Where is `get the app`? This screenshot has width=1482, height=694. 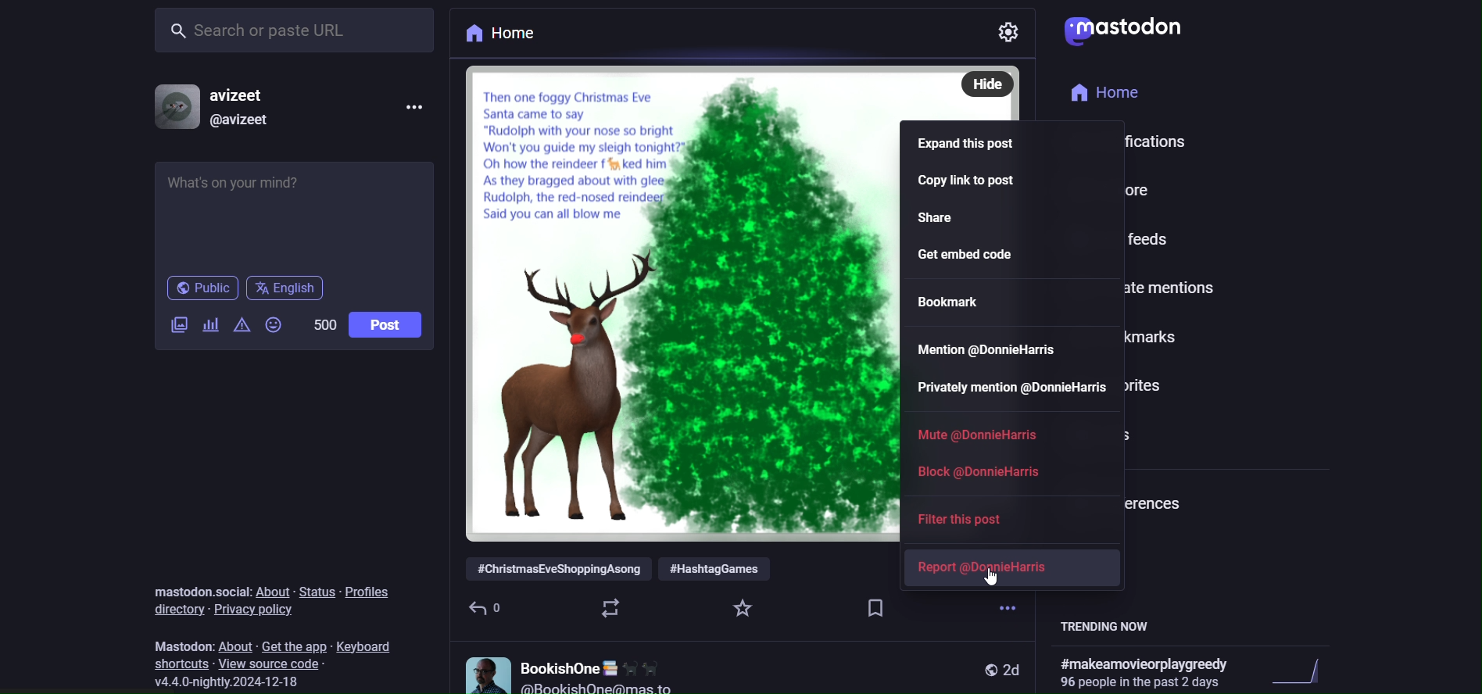 get the app is located at coordinates (292, 646).